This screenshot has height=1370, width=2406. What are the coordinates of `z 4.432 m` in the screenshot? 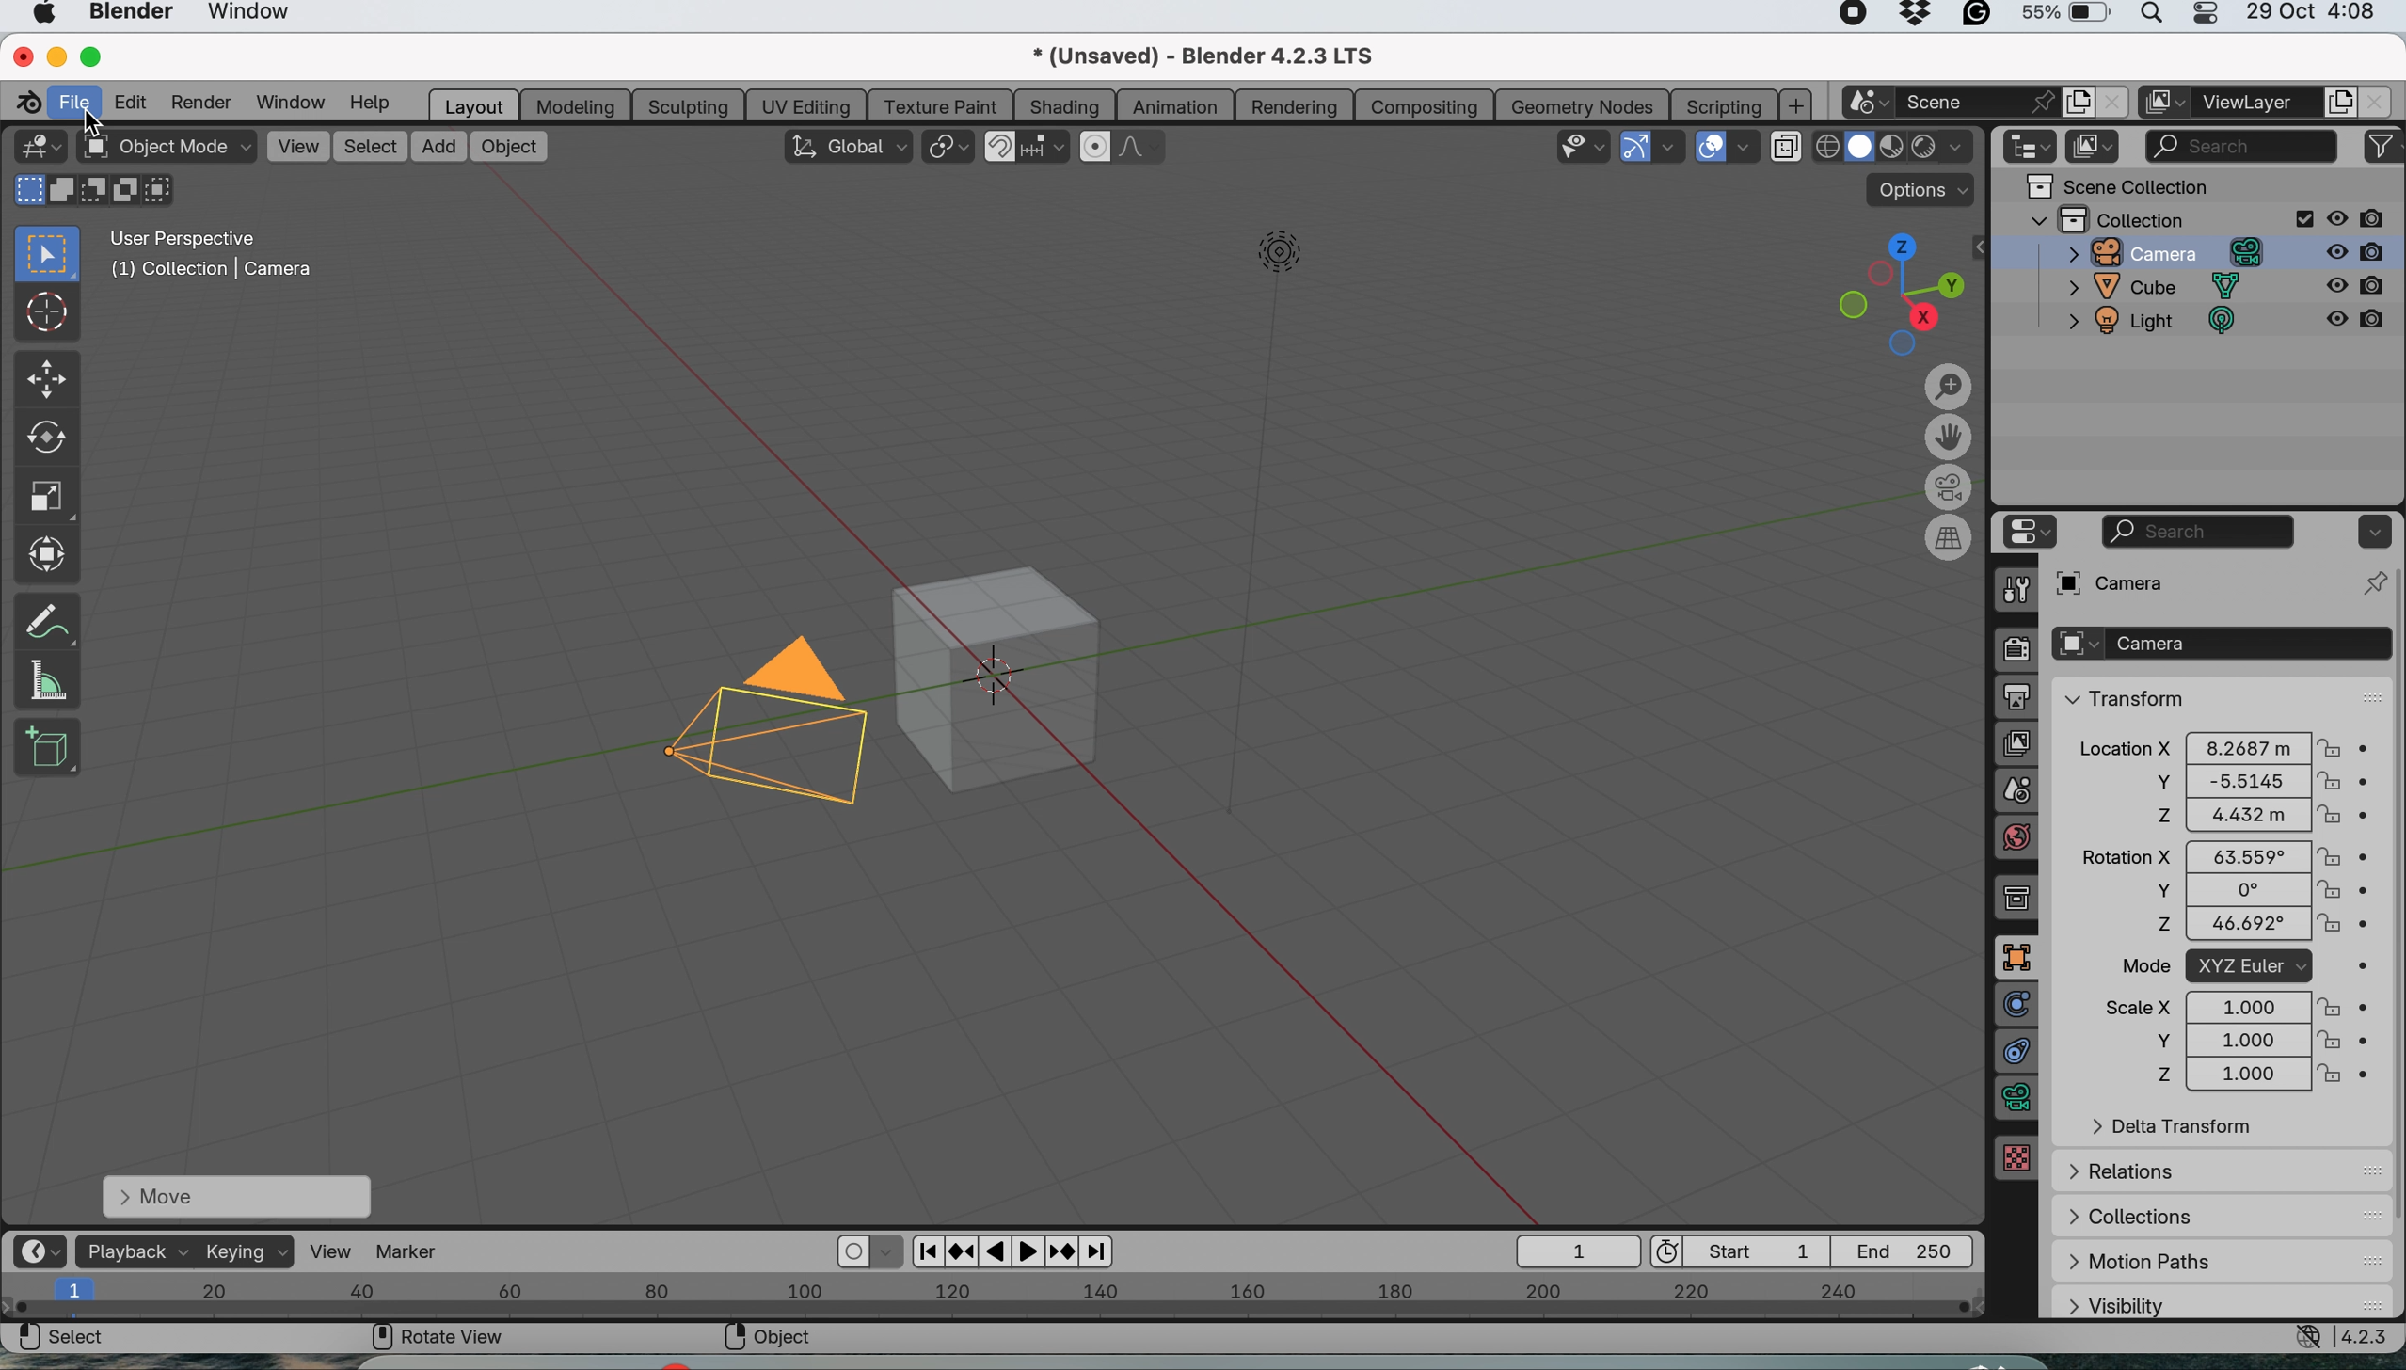 It's located at (2236, 817).